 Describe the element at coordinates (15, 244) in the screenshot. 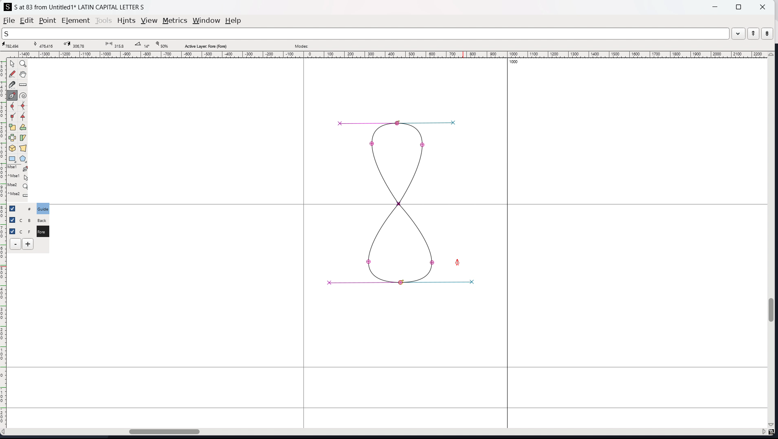

I see `delete layer` at that location.